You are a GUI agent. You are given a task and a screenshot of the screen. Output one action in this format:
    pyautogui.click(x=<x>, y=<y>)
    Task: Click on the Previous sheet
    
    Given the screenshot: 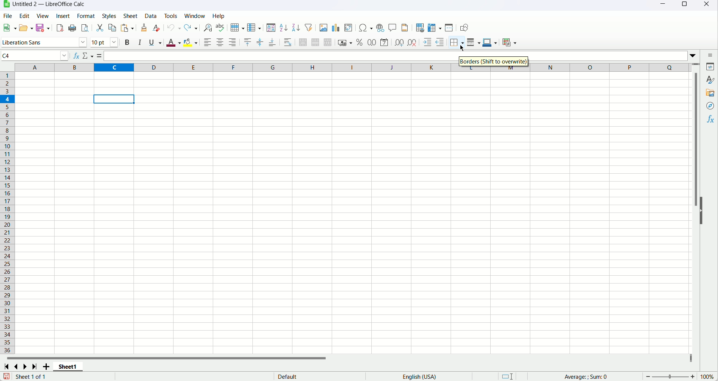 What is the action you would take?
    pyautogui.click(x=17, y=366)
    